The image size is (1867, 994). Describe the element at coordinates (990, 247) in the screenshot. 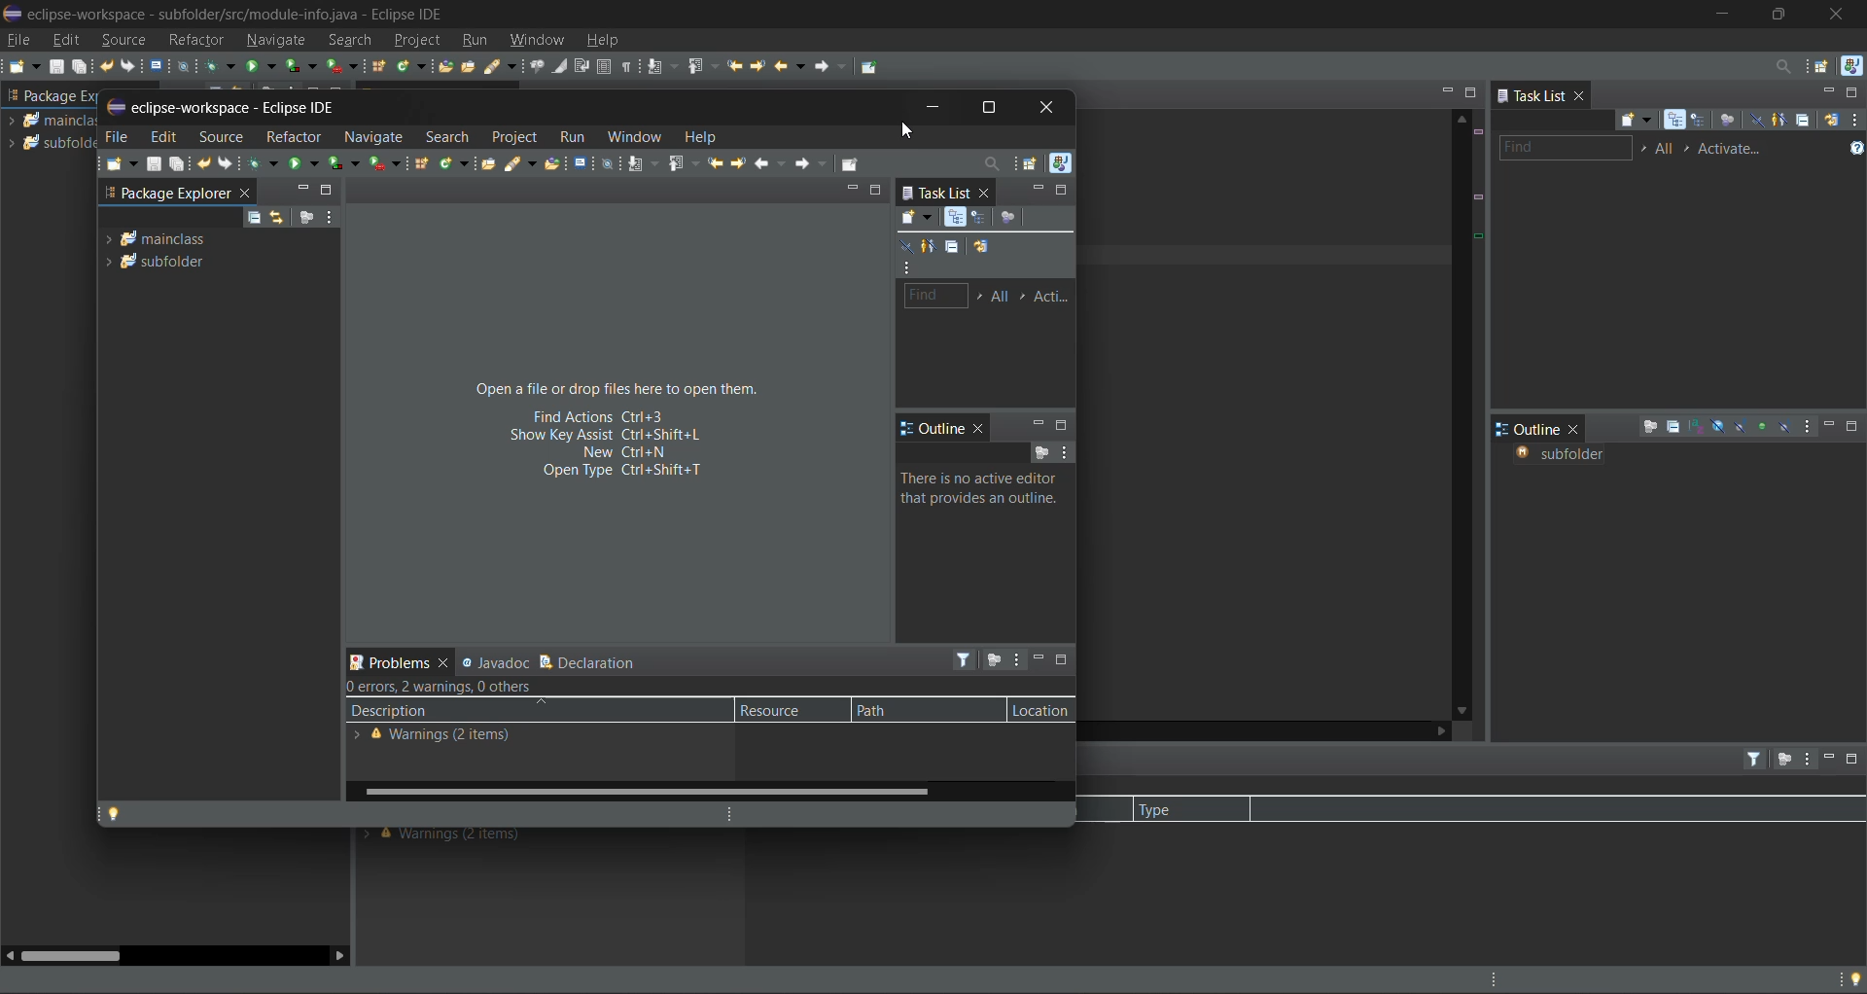

I see `synchronize changed` at that location.